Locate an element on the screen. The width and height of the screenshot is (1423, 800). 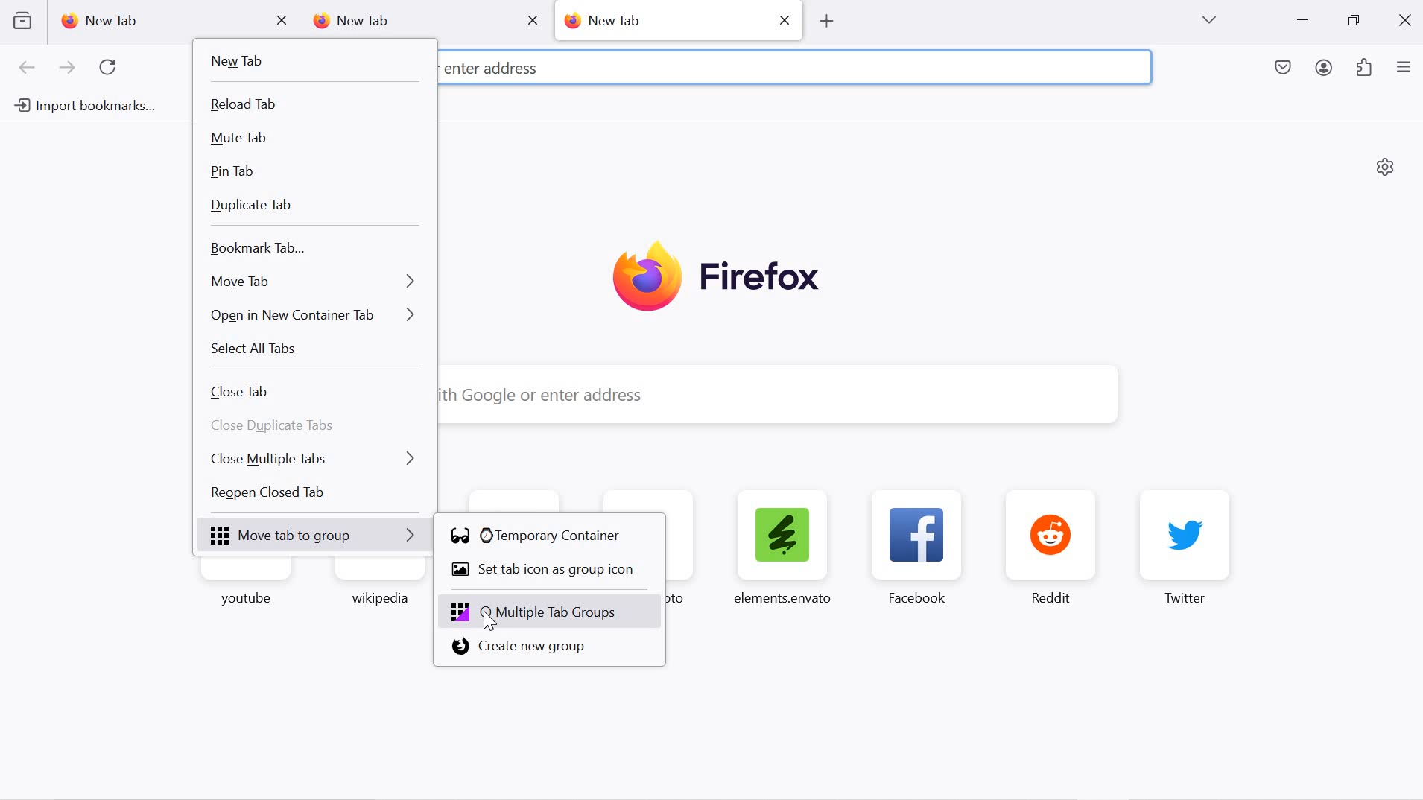
cursor is located at coordinates (488, 622).